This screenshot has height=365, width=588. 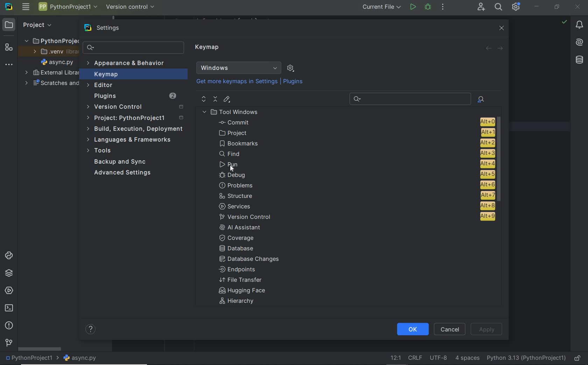 I want to click on AI Assistant, so click(x=245, y=227).